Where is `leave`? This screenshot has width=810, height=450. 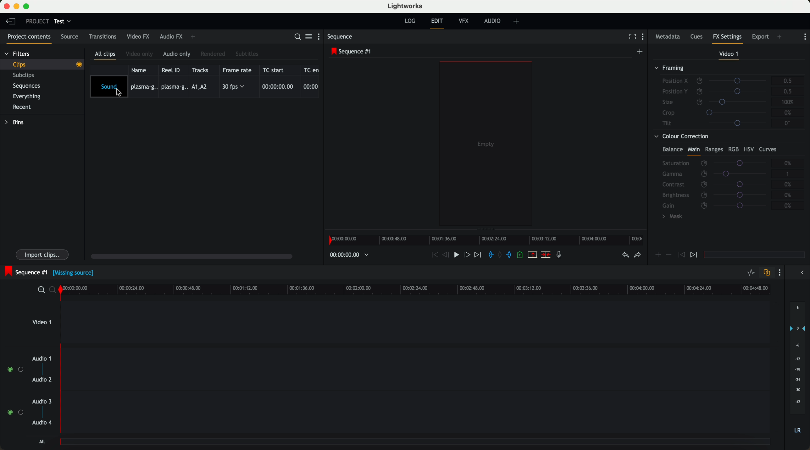
leave is located at coordinates (12, 23).